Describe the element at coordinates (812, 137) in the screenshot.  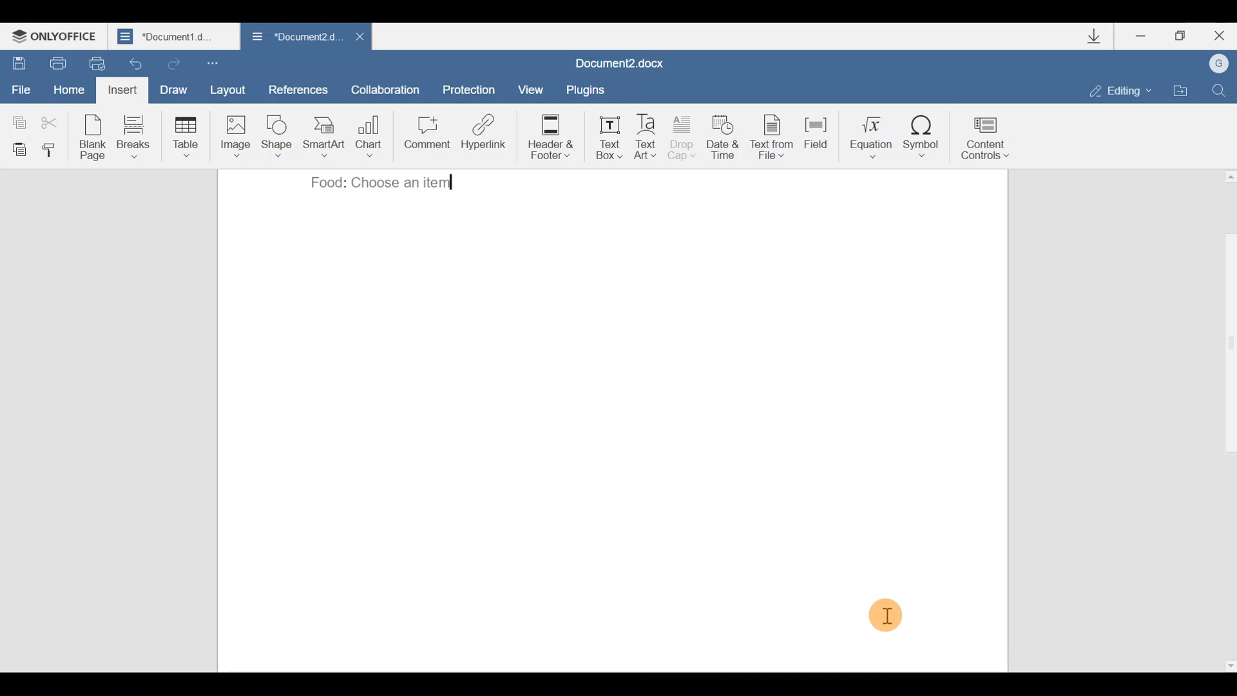
I see `Field` at that location.